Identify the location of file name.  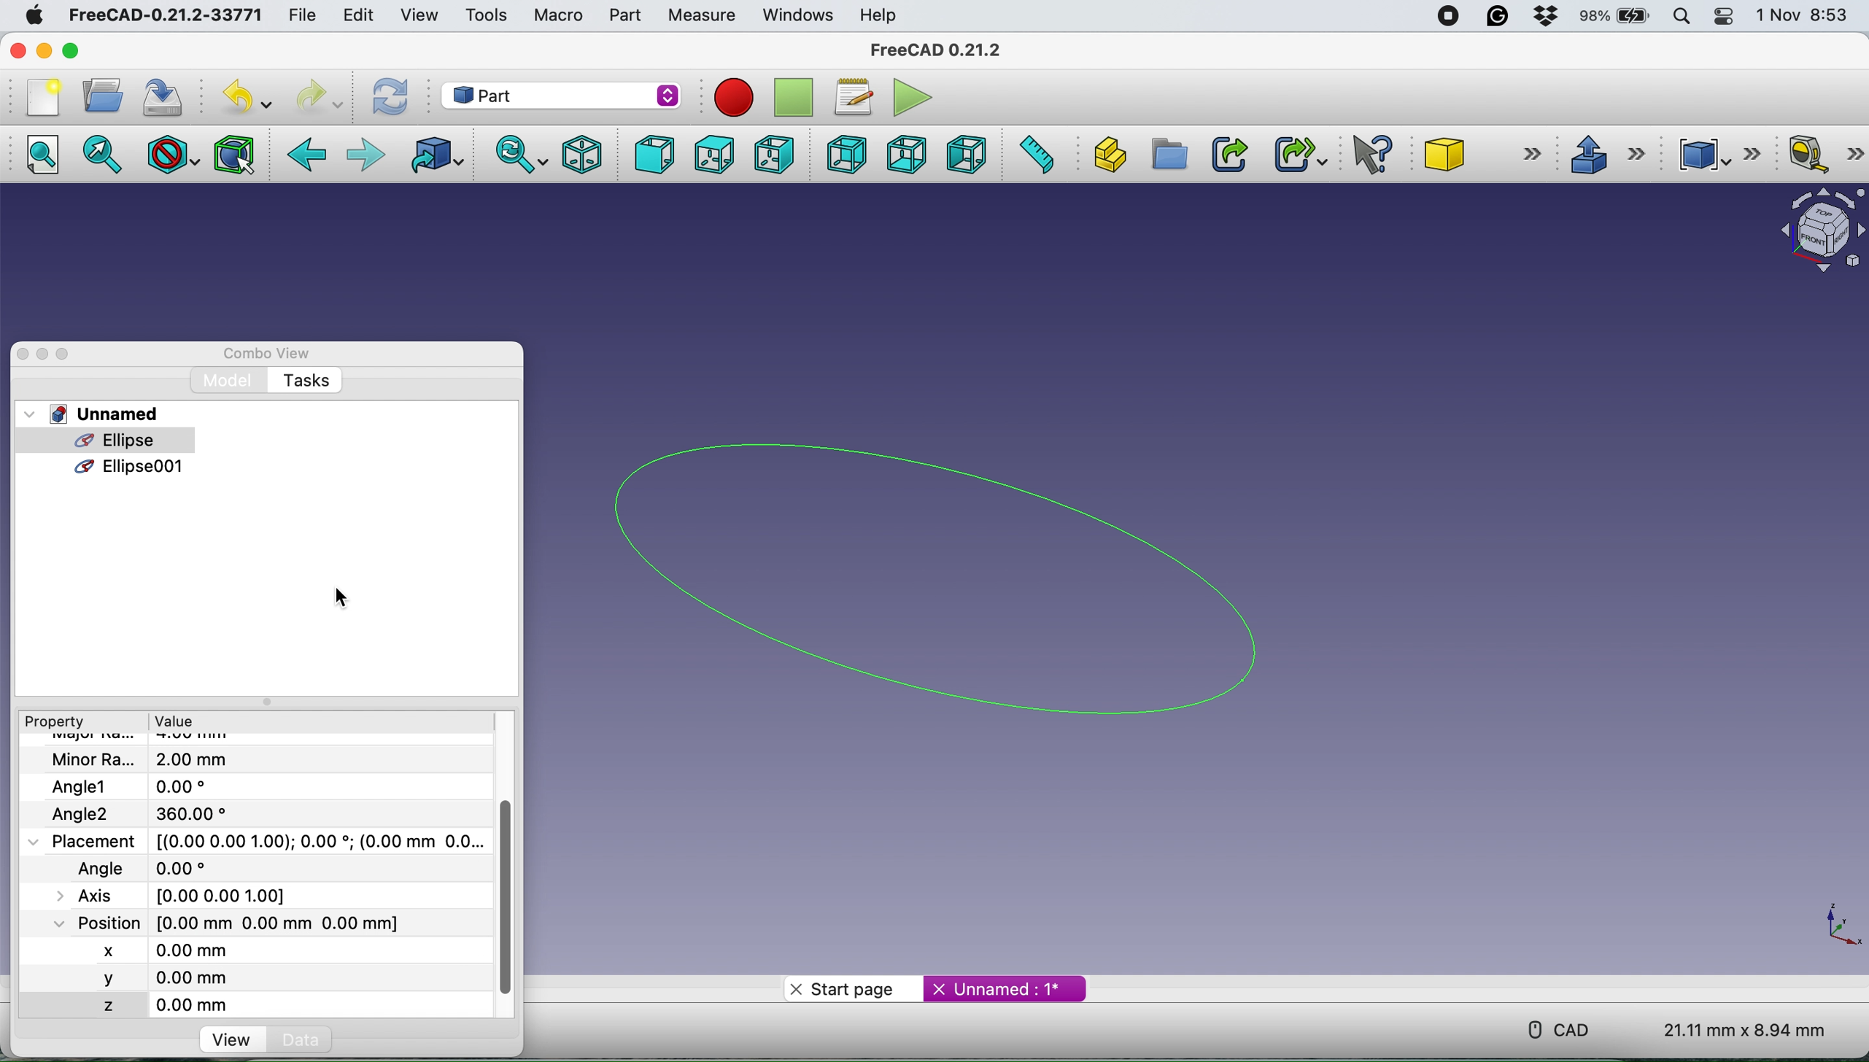
(147, 760).